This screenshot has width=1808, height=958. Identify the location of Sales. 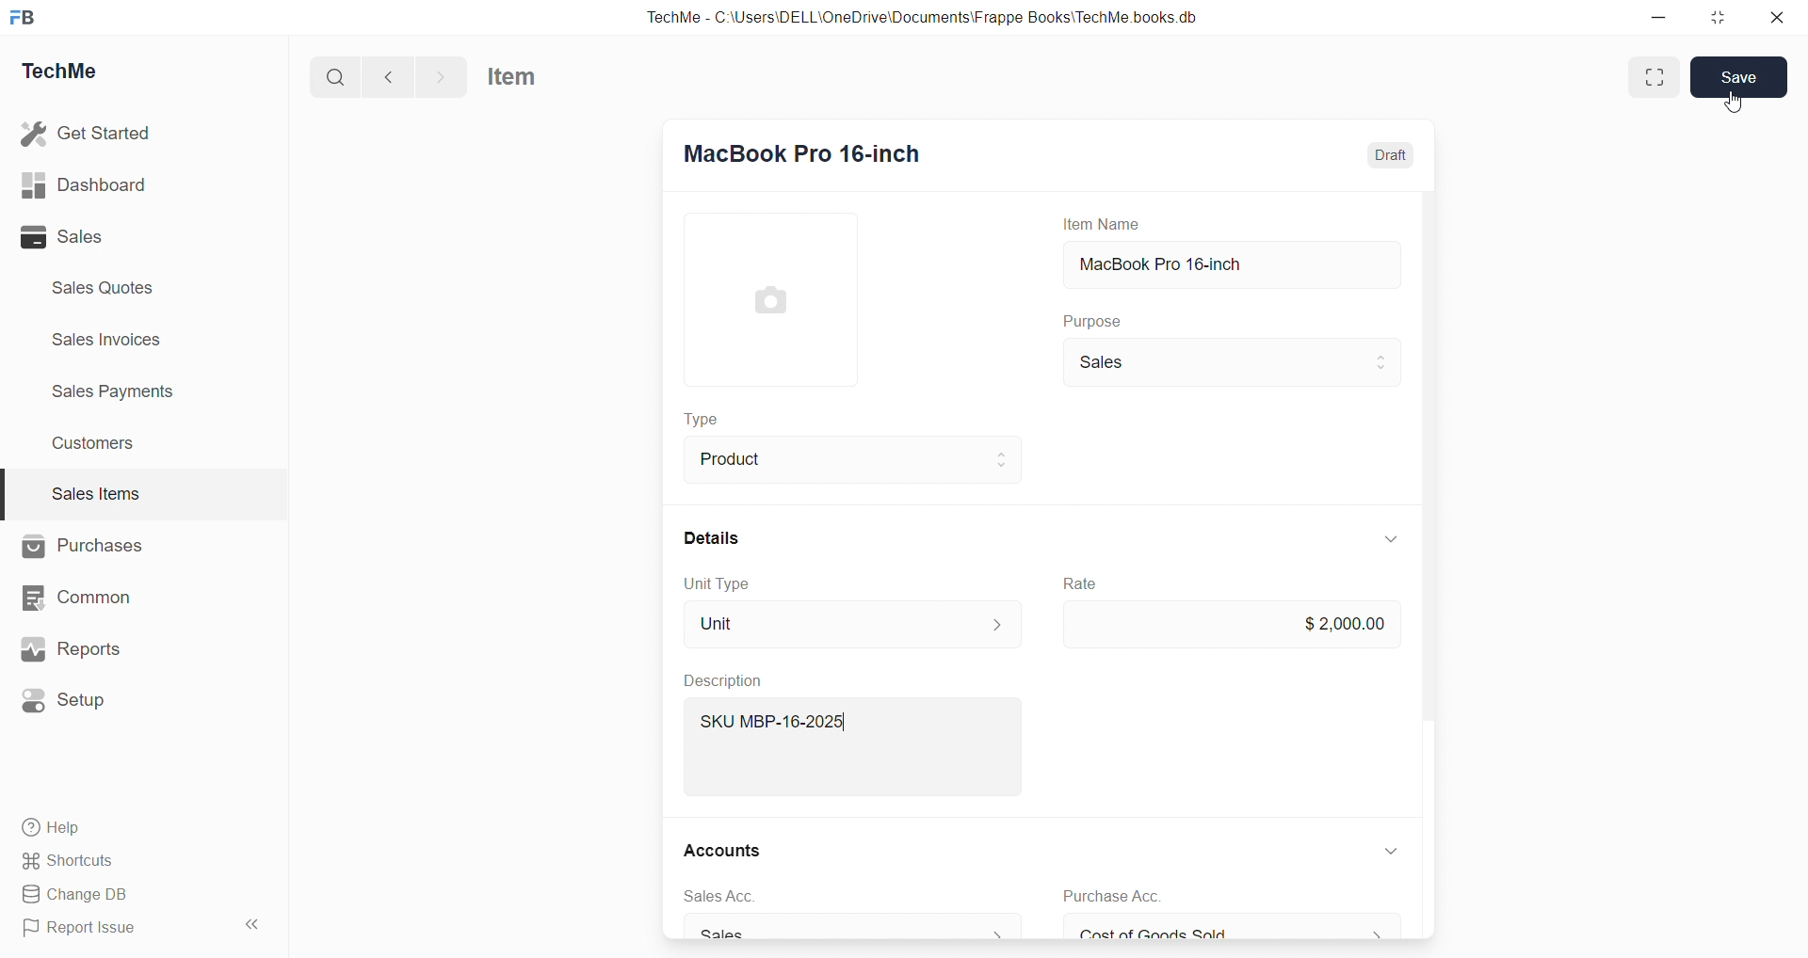
(1230, 363).